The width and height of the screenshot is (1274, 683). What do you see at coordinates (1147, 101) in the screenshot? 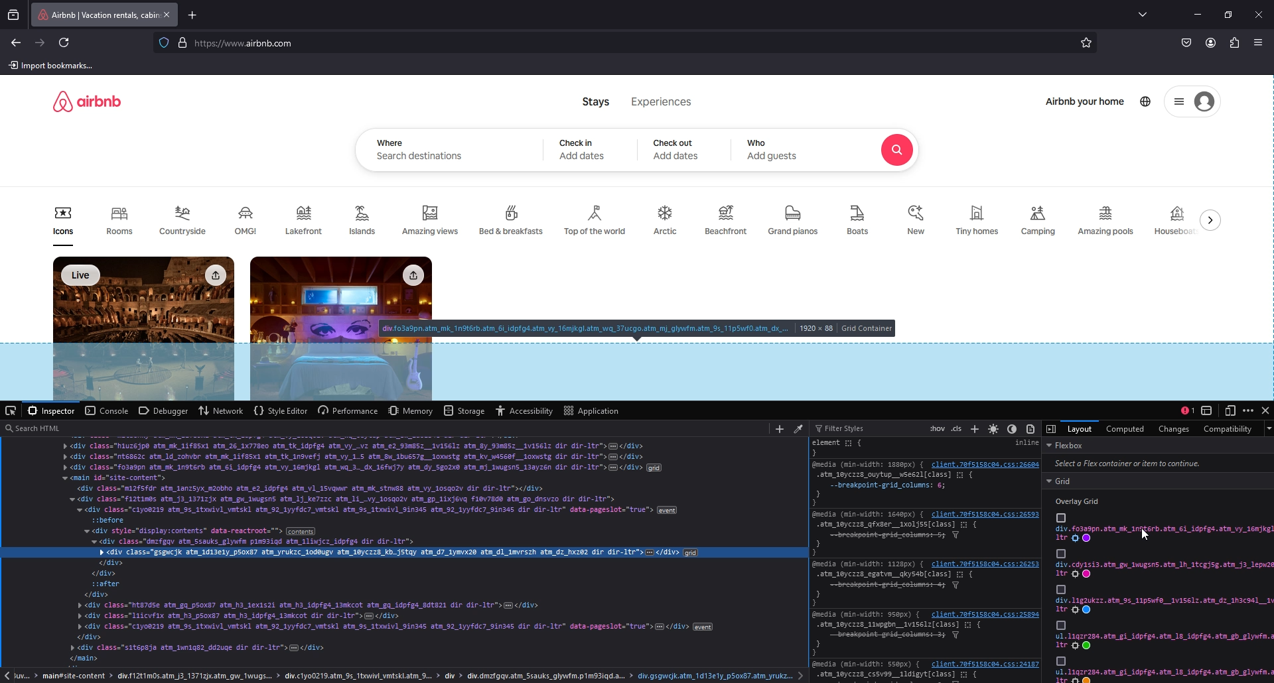
I see `world` at bounding box center [1147, 101].